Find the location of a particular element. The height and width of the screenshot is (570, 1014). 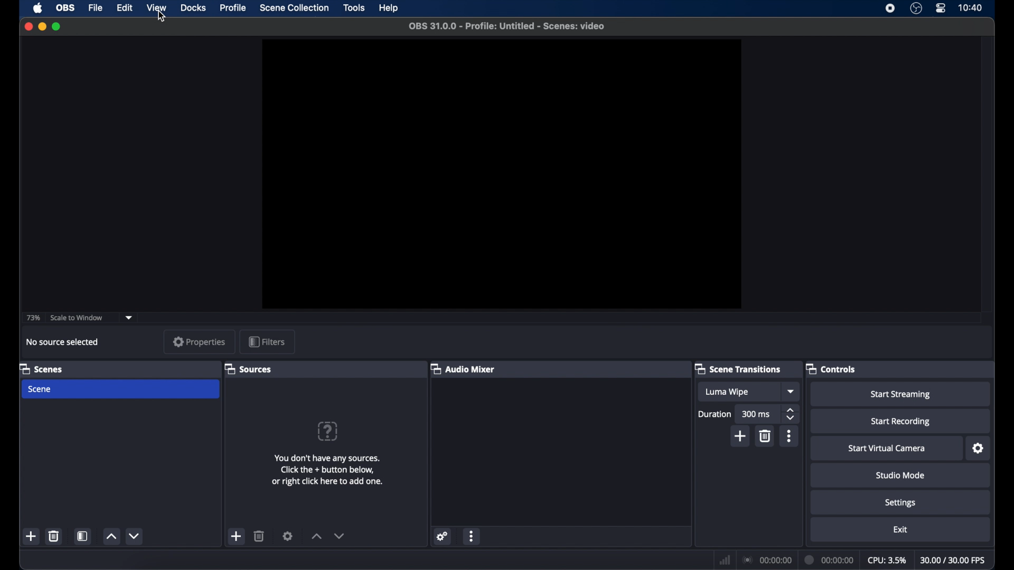

help is located at coordinates (390, 8).